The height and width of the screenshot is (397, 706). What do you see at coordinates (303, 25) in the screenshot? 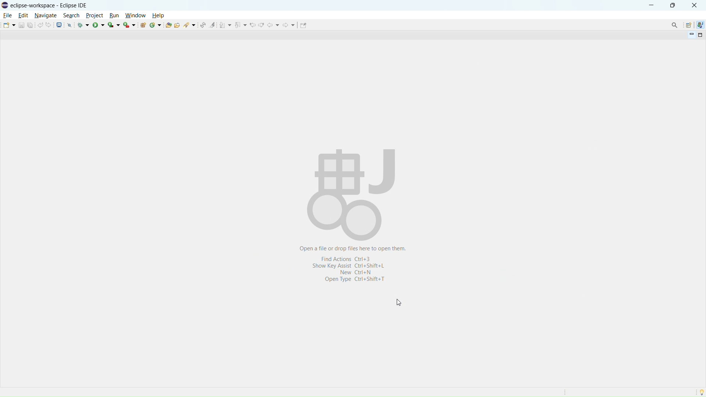
I see `pin editor` at bounding box center [303, 25].